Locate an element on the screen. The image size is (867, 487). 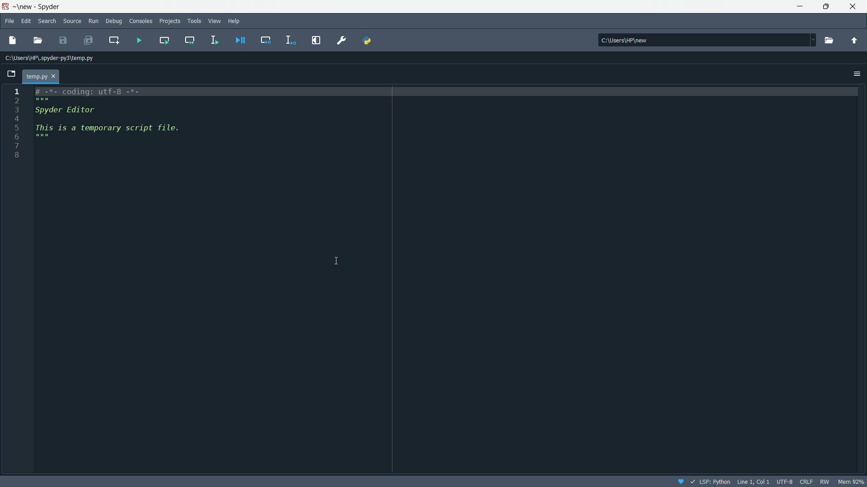
Help is located at coordinates (235, 20).